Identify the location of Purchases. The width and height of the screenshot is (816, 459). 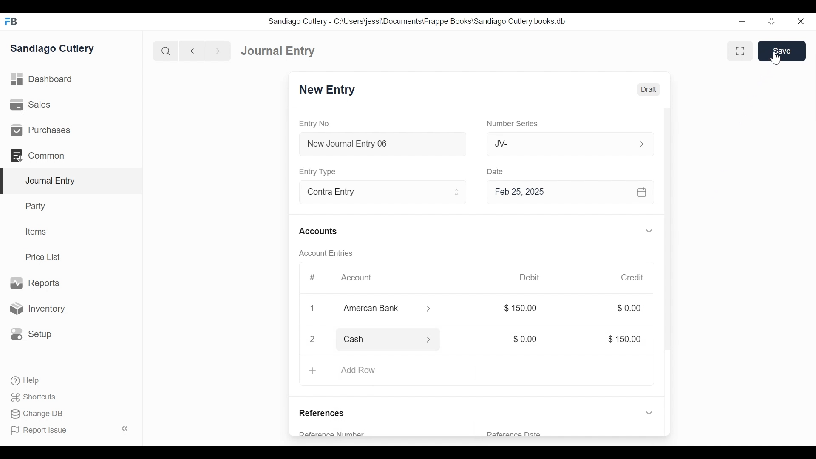
(40, 130).